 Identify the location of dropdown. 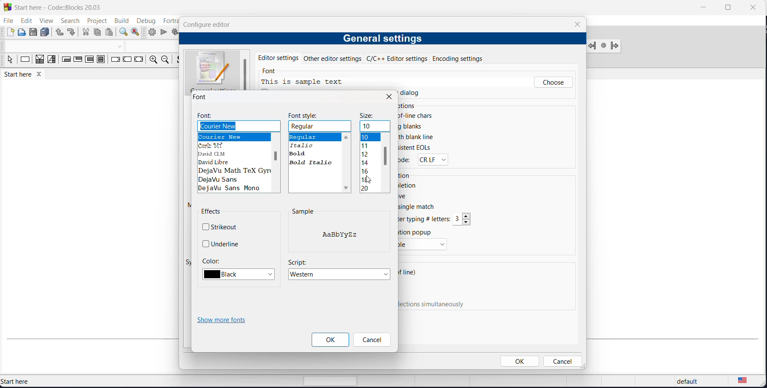
(121, 46).